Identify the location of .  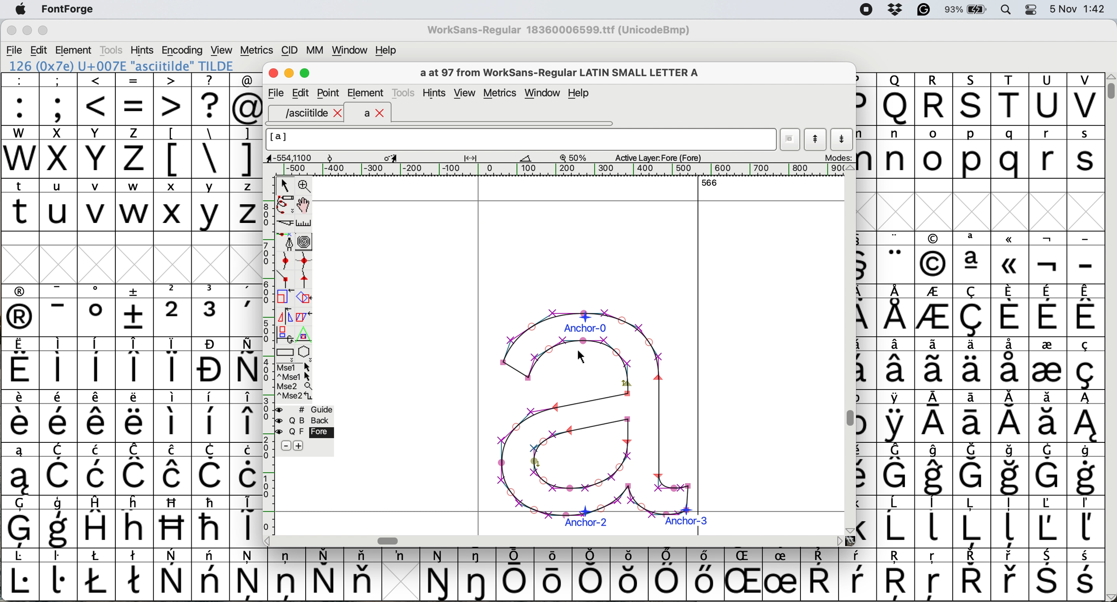
(898, 576).